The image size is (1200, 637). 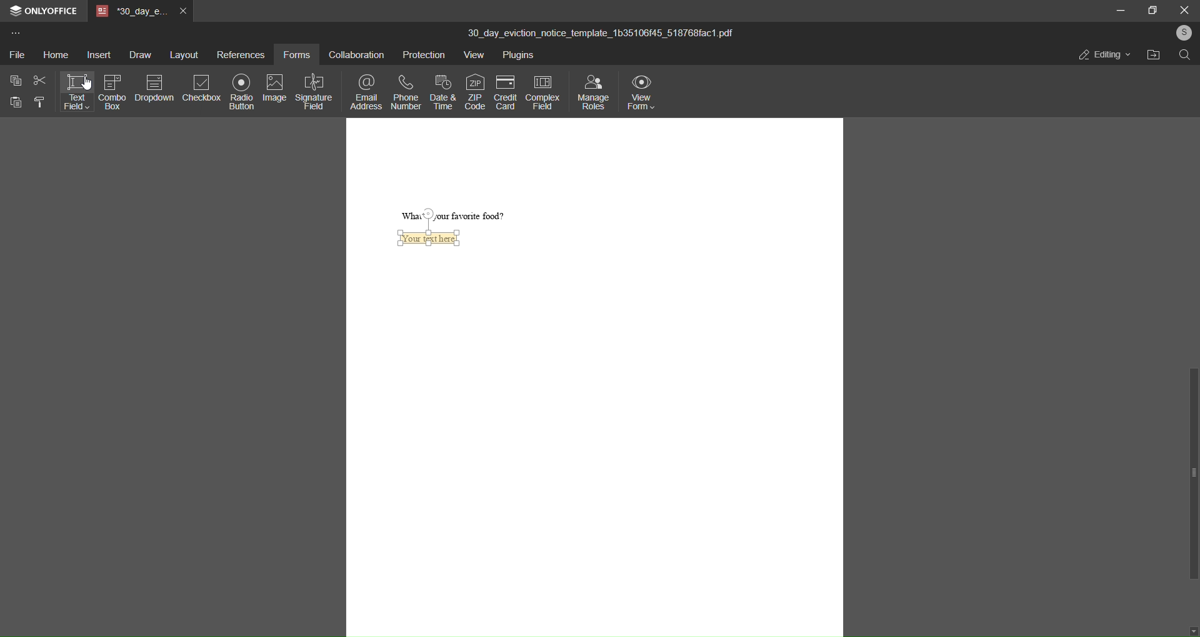 What do you see at coordinates (421, 55) in the screenshot?
I see `protection` at bounding box center [421, 55].